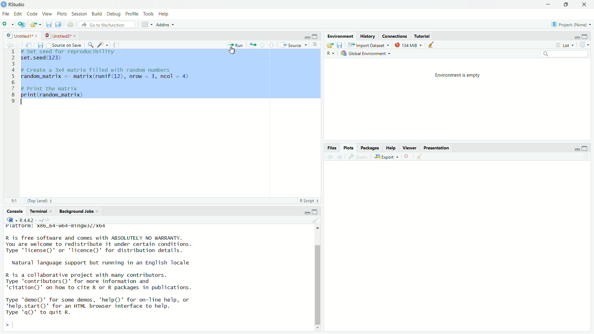  I want to click on files, so click(47, 24).